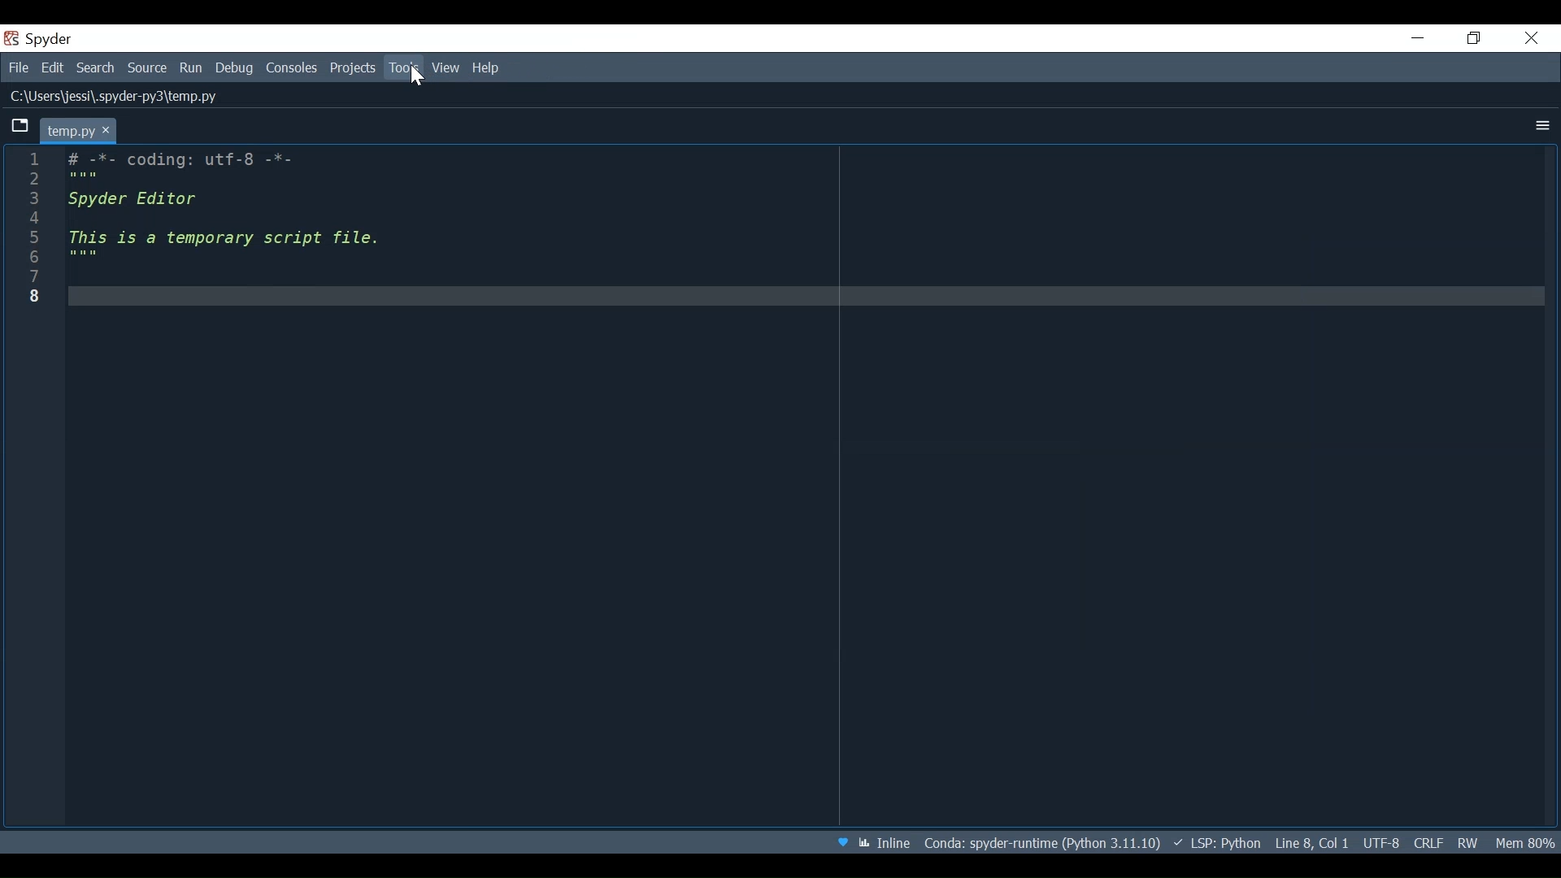  What do you see at coordinates (416, 80) in the screenshot?
I see `Cursor` at bounding box center [416, 80].